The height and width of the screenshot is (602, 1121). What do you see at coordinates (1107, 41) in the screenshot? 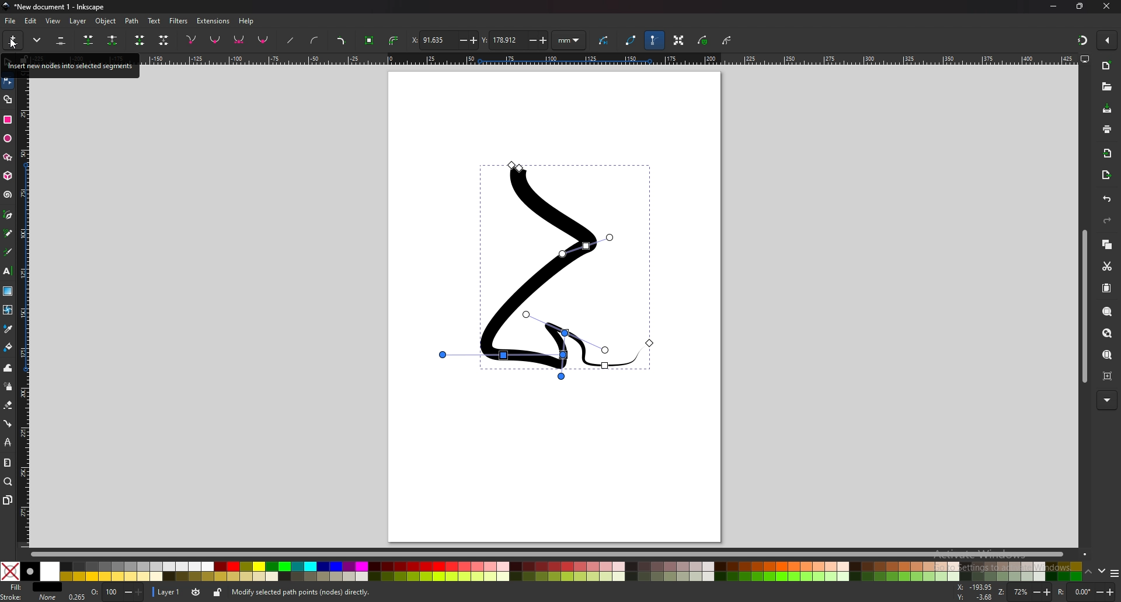
I see `enable snapper` at bounding box center [1107, 41].